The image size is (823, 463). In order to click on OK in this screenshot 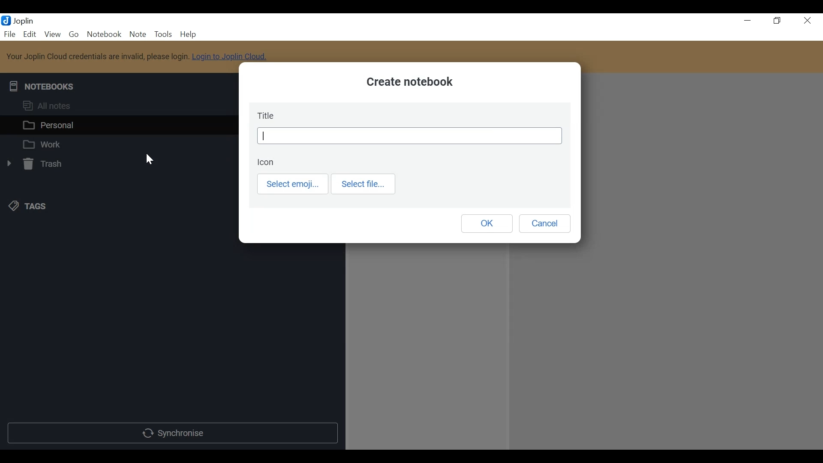, I will do `click(486, 223)`.